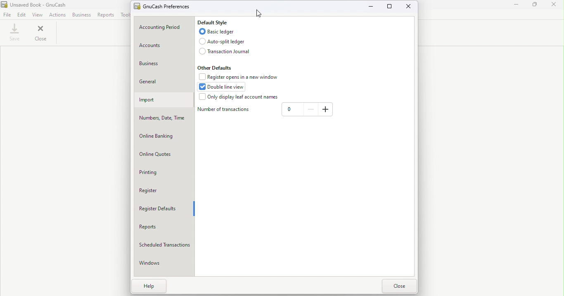 Image resolution: width=564 pixels, height=296 pixels. What do you see at coordinates (310, 110) in the screenshot?
I see `Decrease` at bounding box center [310, 110].